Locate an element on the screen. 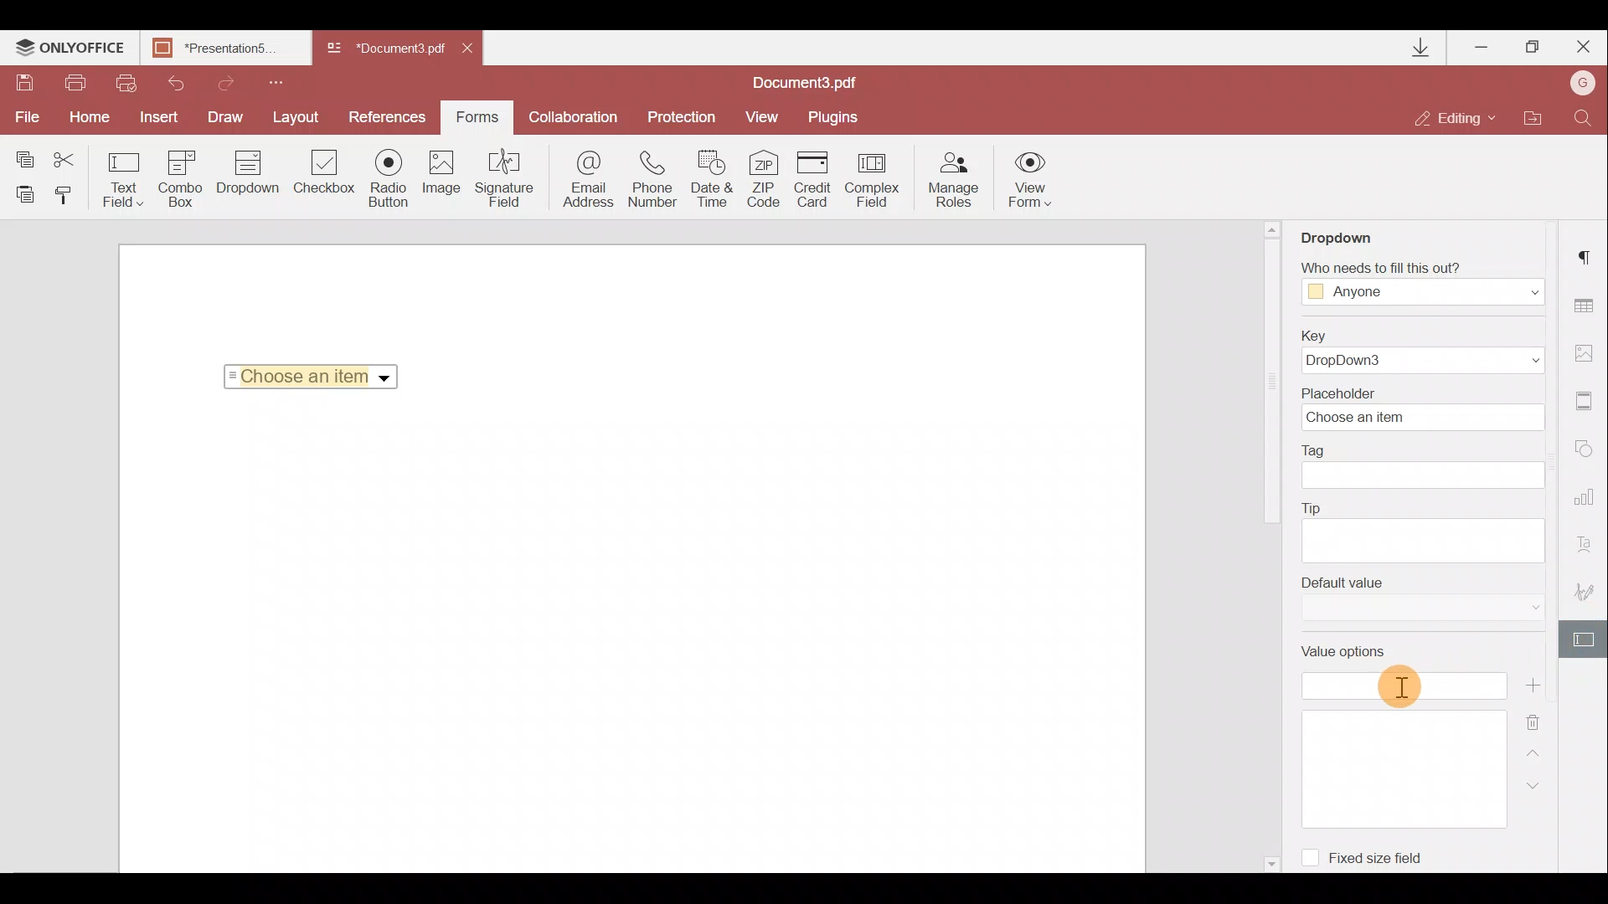 The image size is (1608, 904). Document name is located at coordinates (813, 82).